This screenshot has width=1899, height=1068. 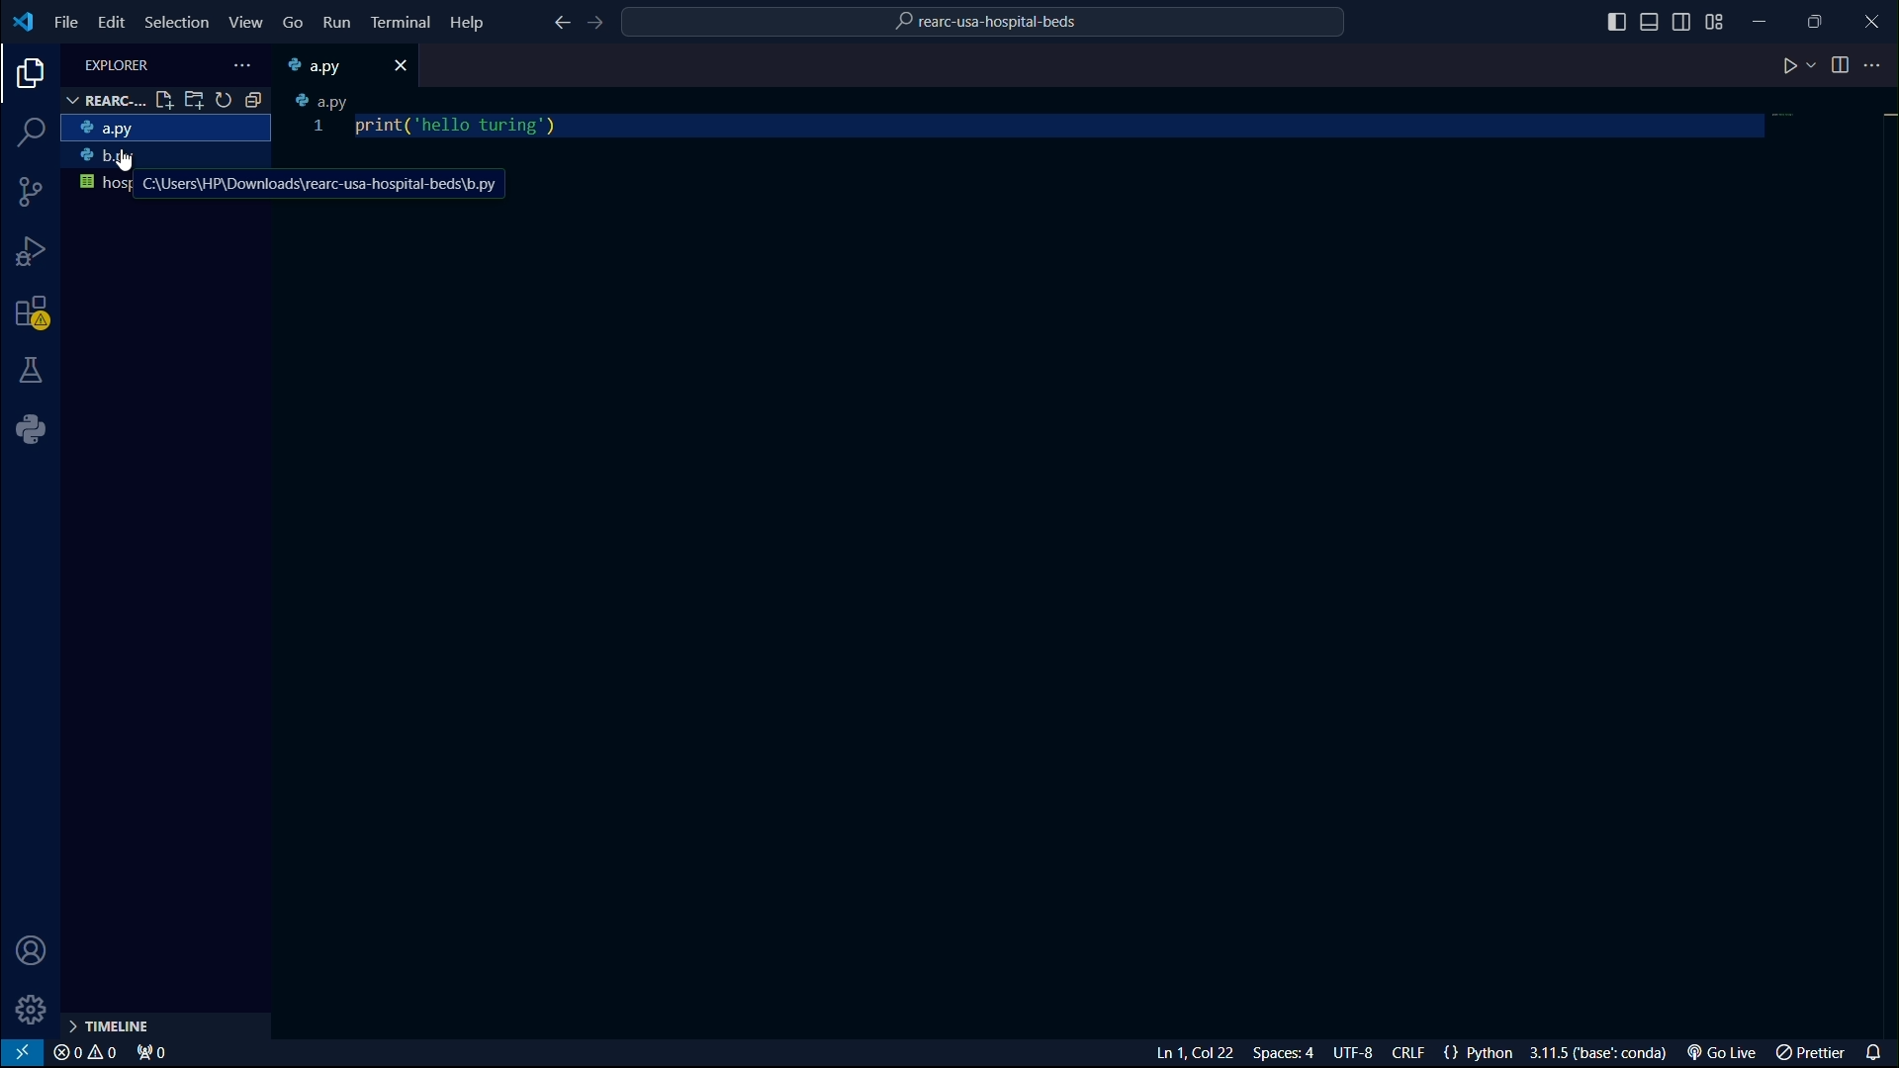 What do you see at coordinates (33, 253) in the screenshot?
I see `run and debugging` at bounding box center [33, 253].